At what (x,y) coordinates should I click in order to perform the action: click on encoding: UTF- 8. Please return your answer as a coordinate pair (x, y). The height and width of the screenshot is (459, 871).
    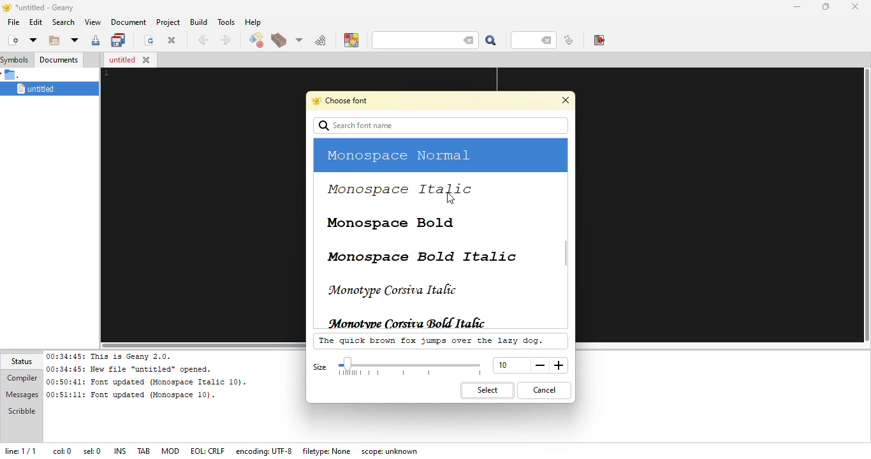
    Looking at the image, I should click on (266, 451).